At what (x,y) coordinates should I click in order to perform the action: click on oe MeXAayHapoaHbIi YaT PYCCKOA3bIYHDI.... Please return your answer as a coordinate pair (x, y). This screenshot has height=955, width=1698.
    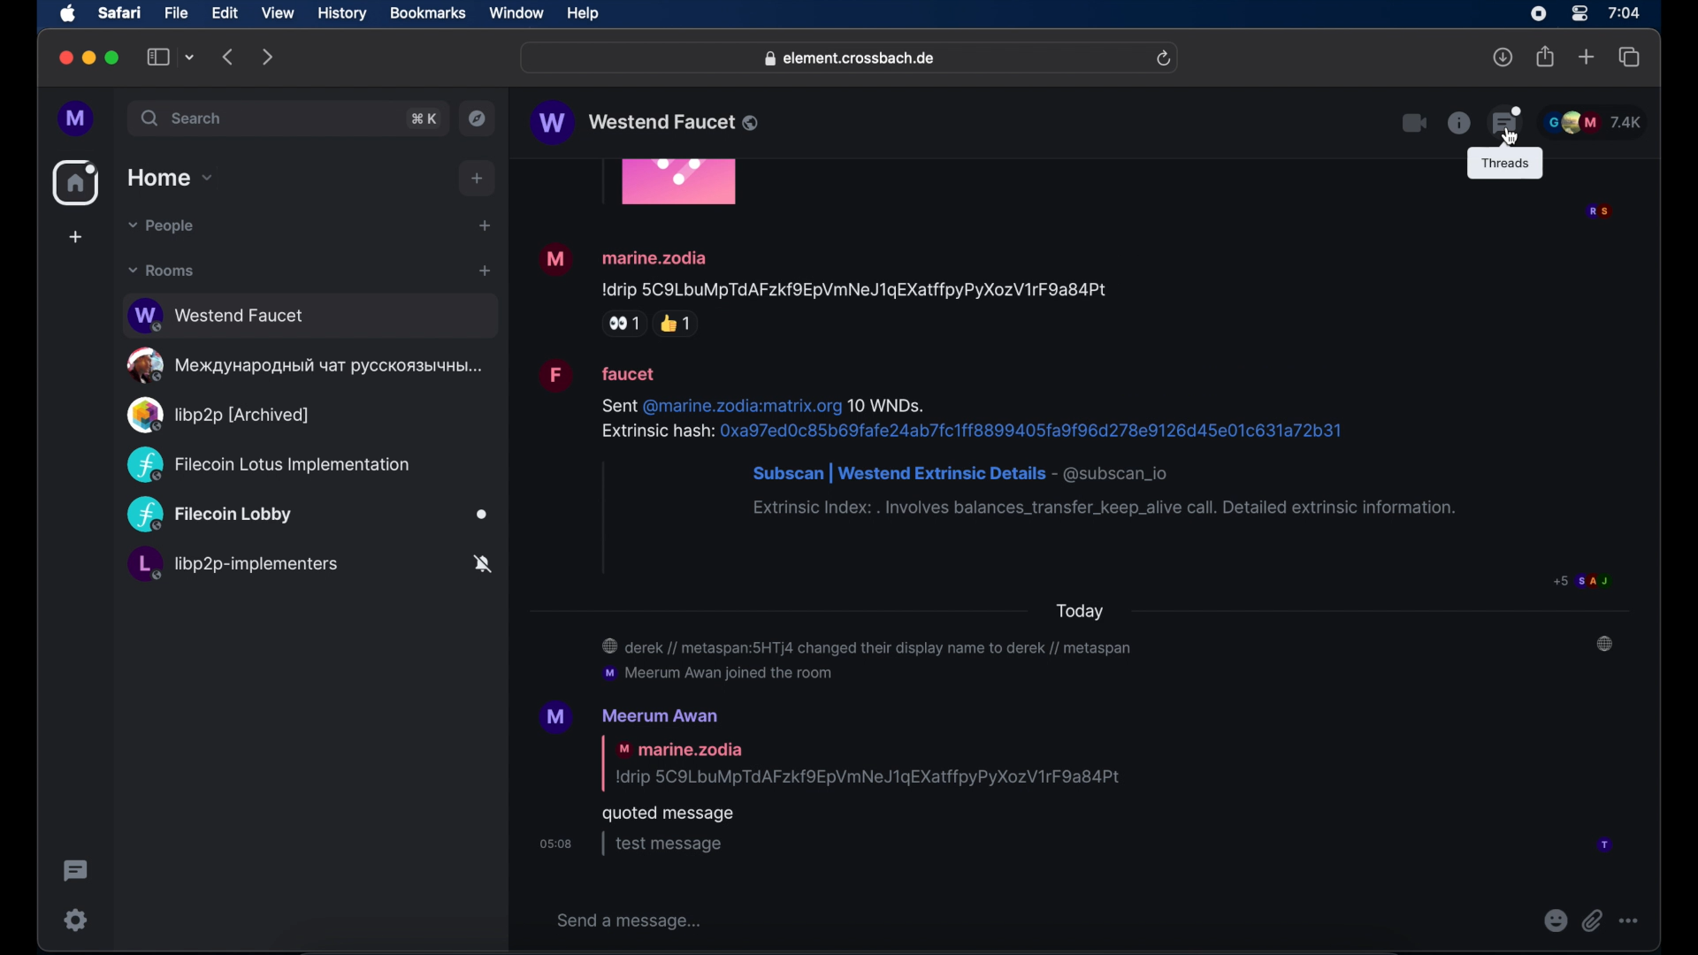
    Looking at the image, I should click on (307, 367).